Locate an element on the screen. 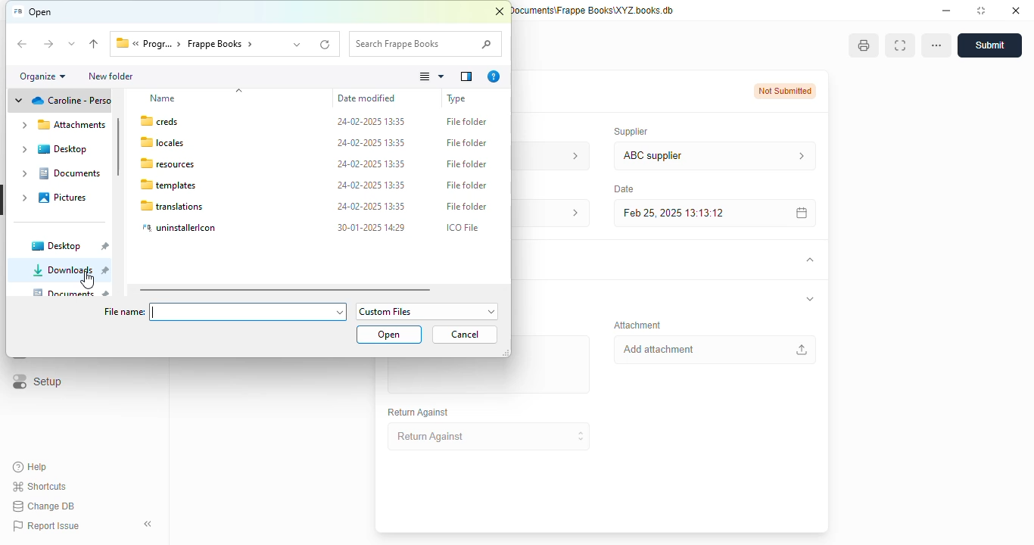  uninstallerIcon is located at coordinates (180, 228).